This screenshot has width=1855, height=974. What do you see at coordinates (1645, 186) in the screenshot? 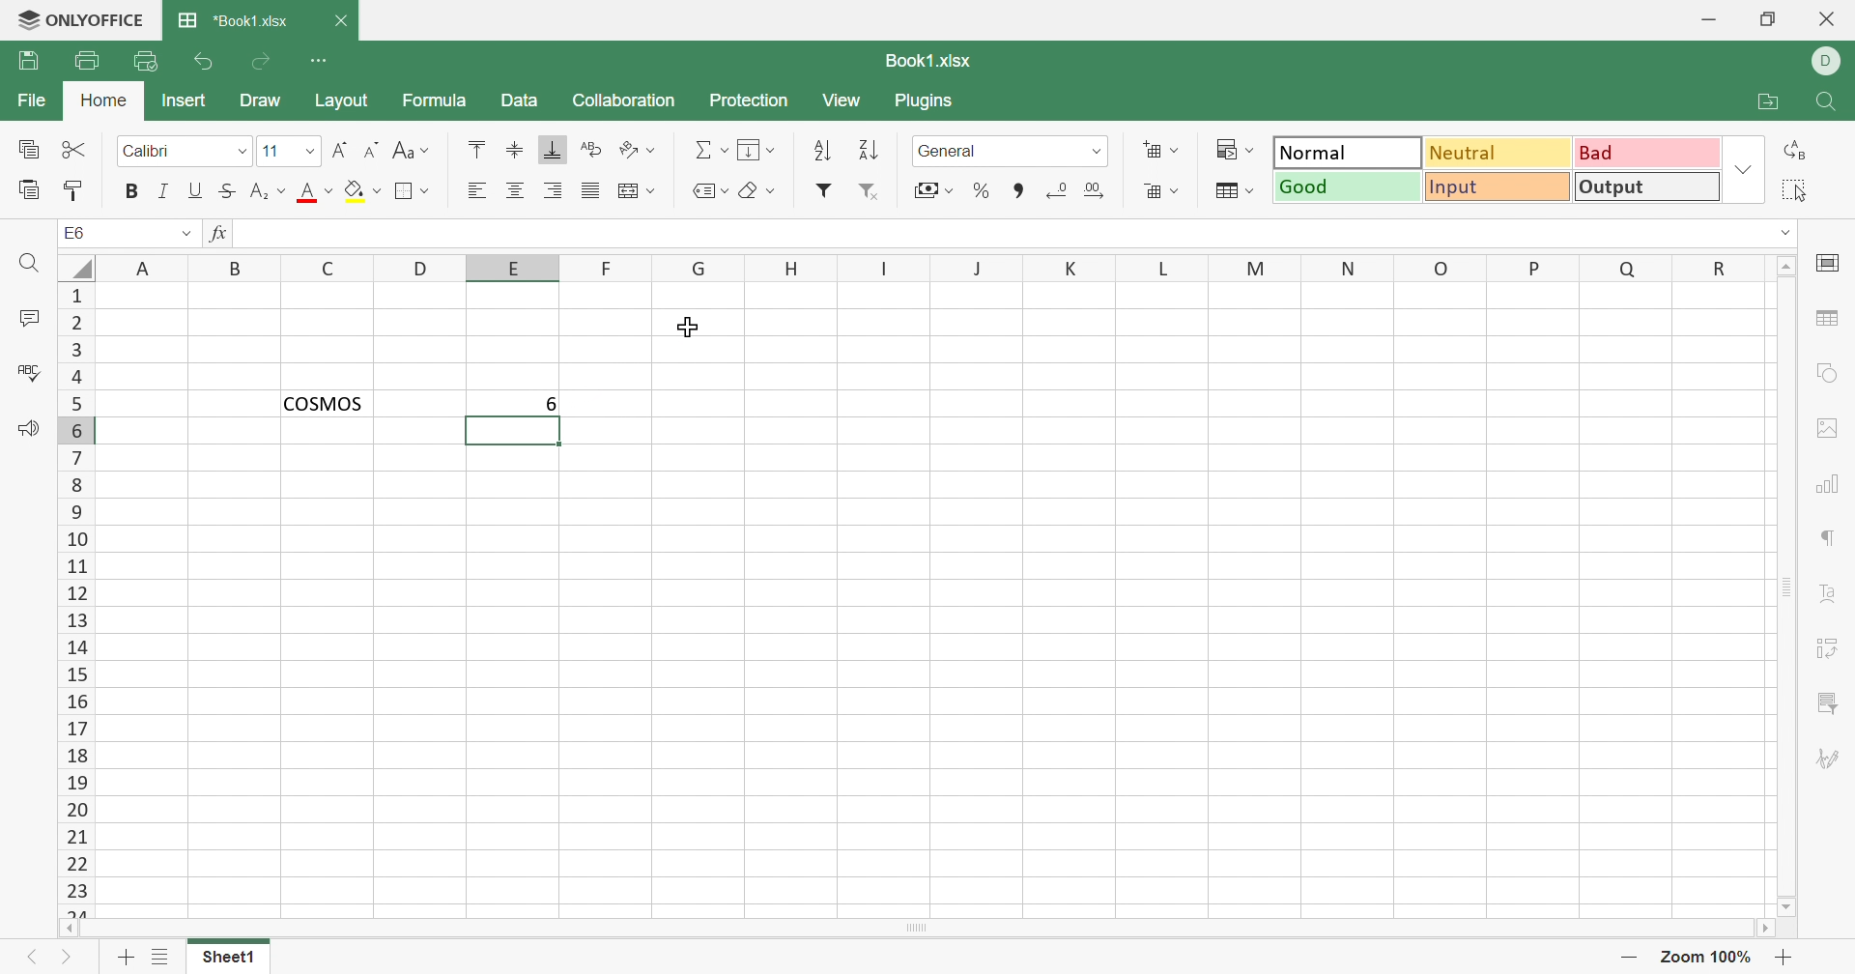
I see `Output` at bounding box center [1645, 186].